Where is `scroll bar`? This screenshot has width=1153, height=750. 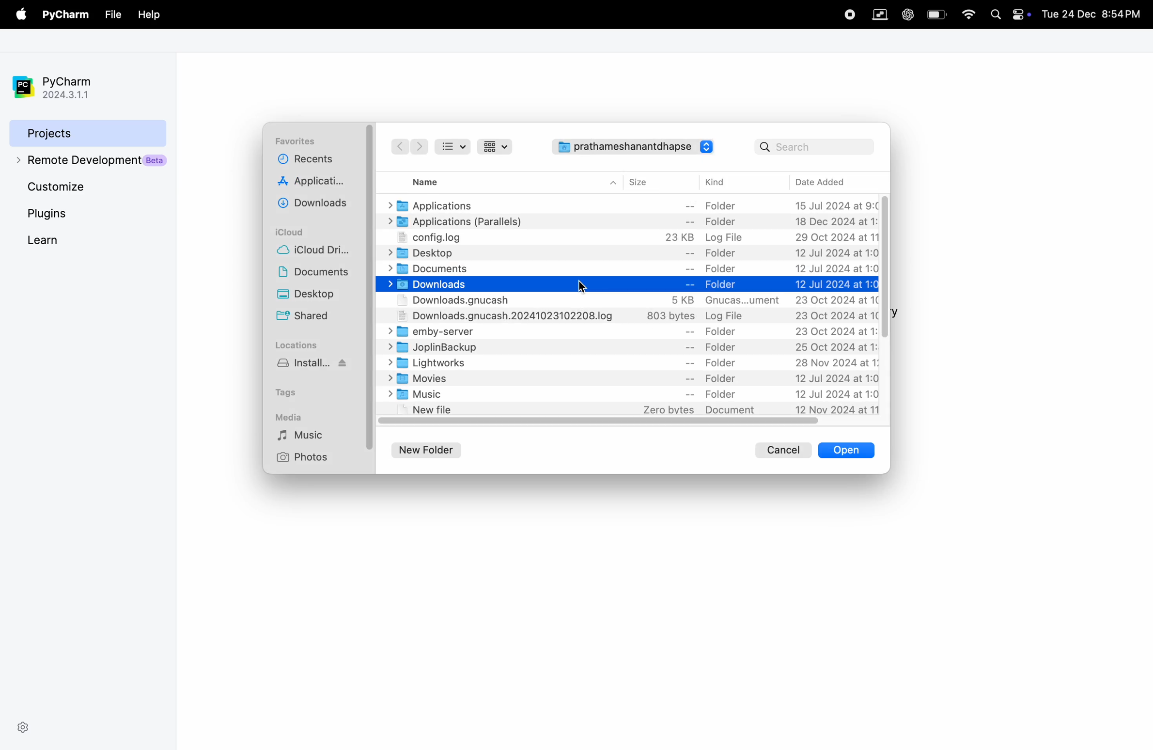
scroll bar is located at coordinates (886, 266).